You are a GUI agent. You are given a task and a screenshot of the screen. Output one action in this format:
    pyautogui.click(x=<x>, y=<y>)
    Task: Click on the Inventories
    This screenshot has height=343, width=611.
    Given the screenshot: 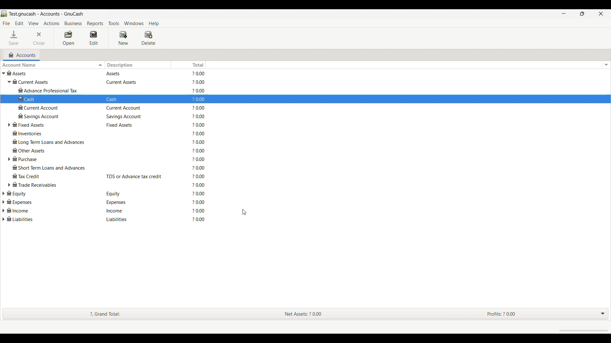 What is the action you would take?
    pyautogui.click(x=54, y=133)
    